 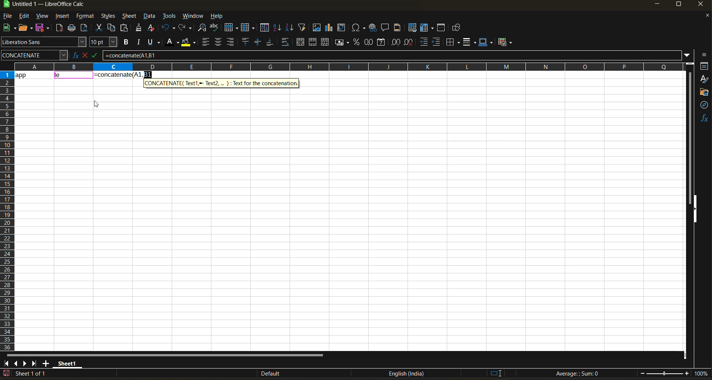 What do you see at coordinates (34, 55) in the screenshot?
I see `cell address` at bounding box center [34, 55].